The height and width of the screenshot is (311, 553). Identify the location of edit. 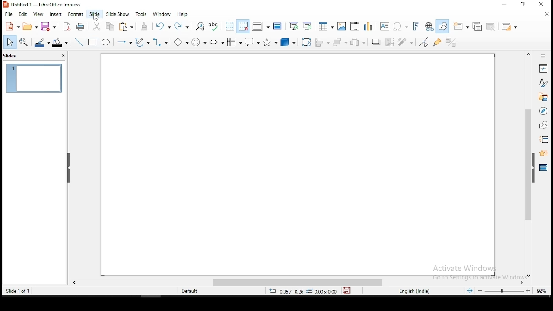
(23, 14).